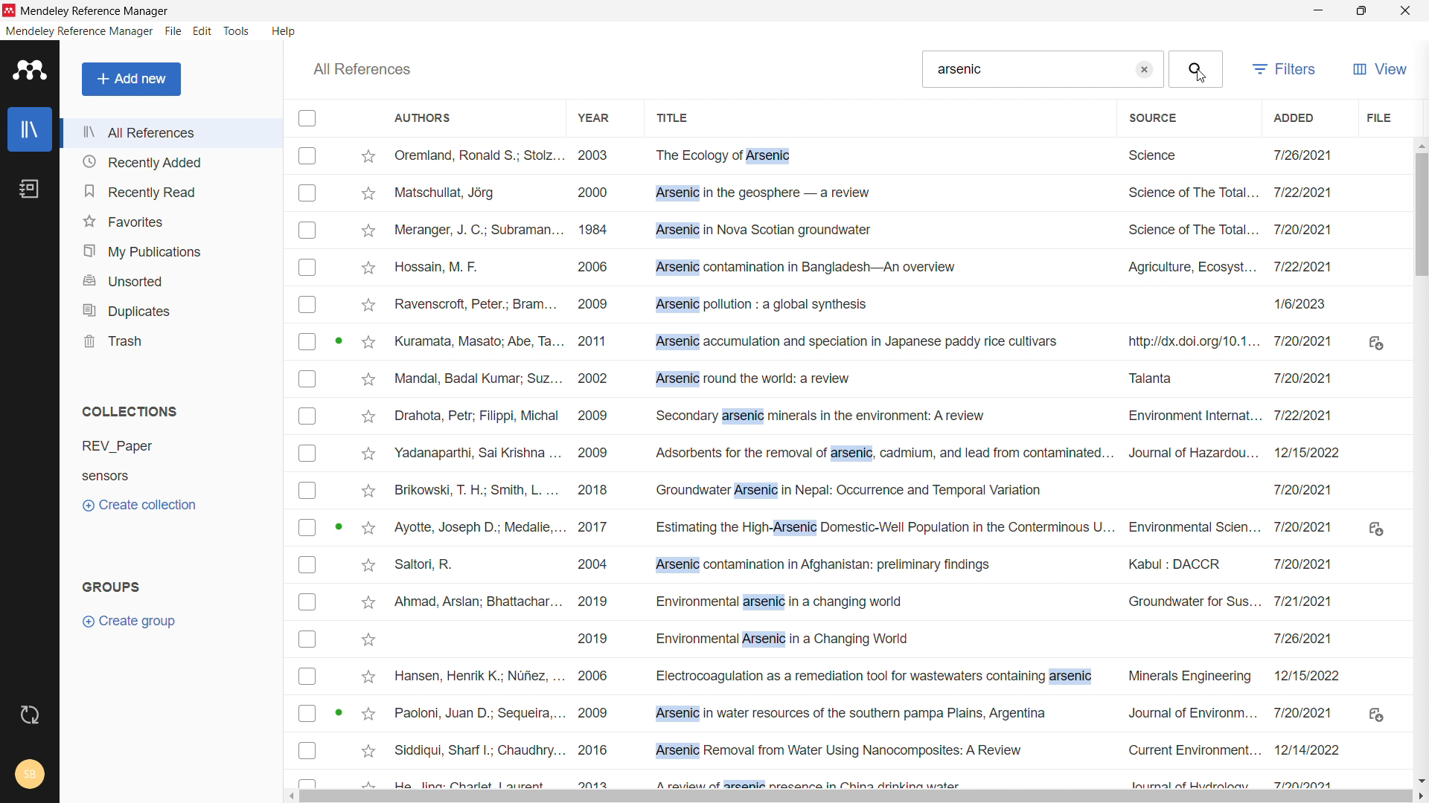 Image resolution: width=1429 pixels, height=803 pixels. What do you see at coordinates (886, 229) in the screenshot?
I see `Gsede Wenten, |; Friatnasa... 2020 Extractive membrane bioreactor (EMBR): Recent advances and applications Bioresource Technol... 1:13 PM` at bounding box center [886, 229].